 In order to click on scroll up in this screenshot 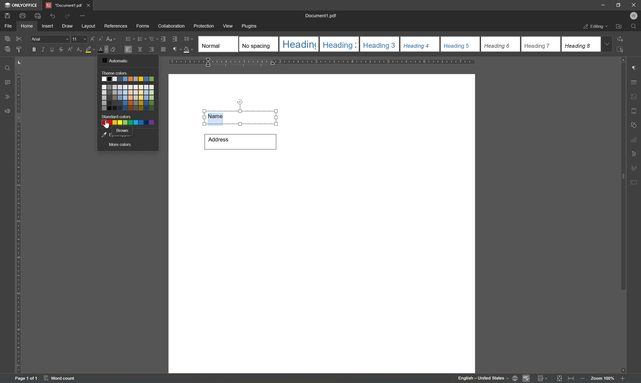, I will do `click(626, 59)`.